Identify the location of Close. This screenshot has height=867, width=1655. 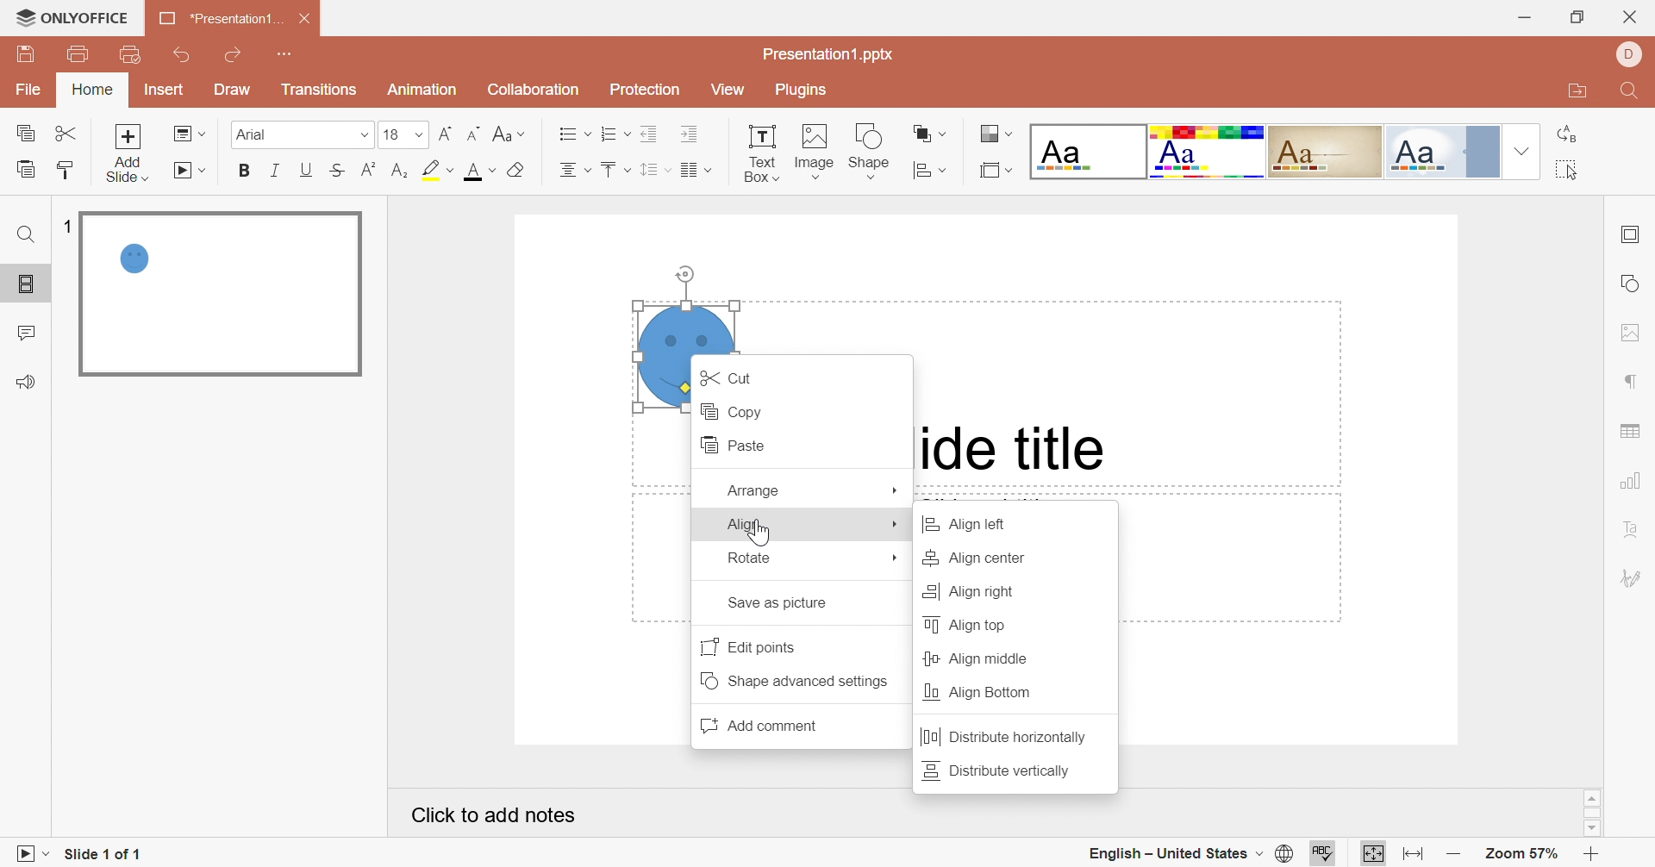
(1632, 16).